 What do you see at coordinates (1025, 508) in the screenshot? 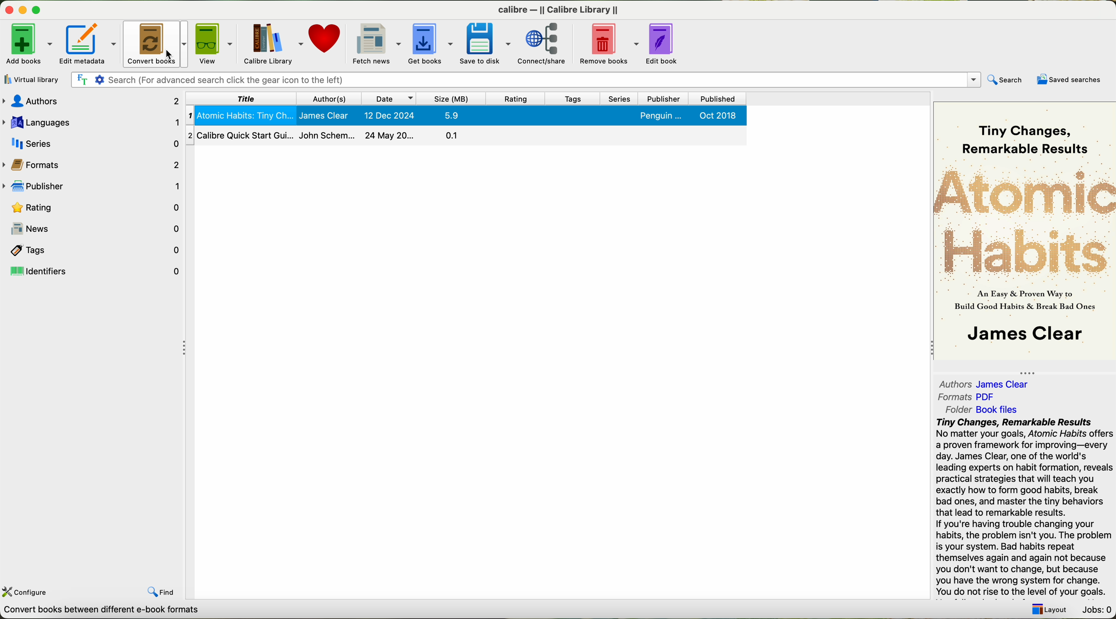
I see `summary` at bounding box center [1025, 508].